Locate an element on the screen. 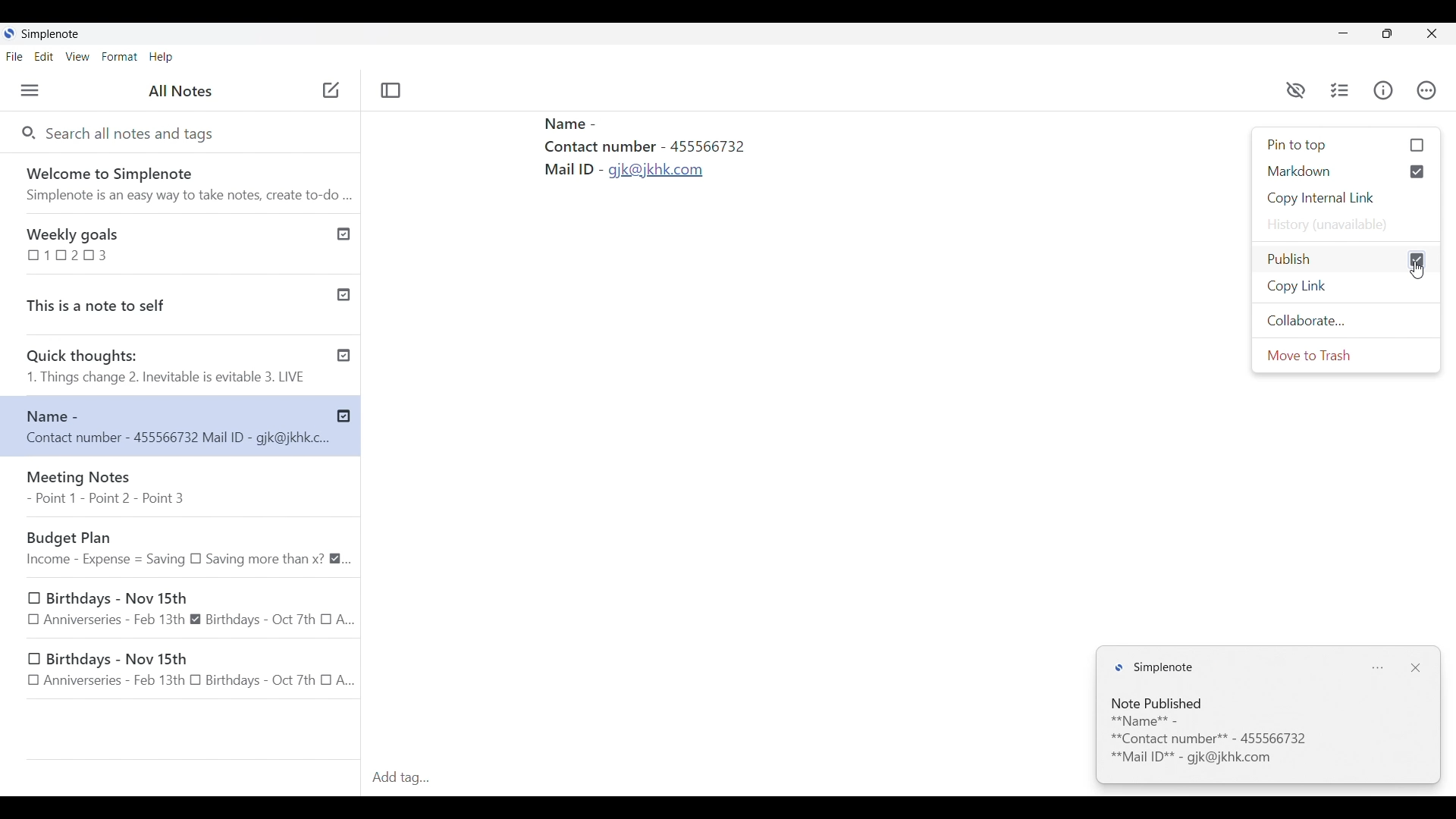 This screenshot has height=819, width=1456. Text pasted in new formatting is located at coordinates (684, 166).